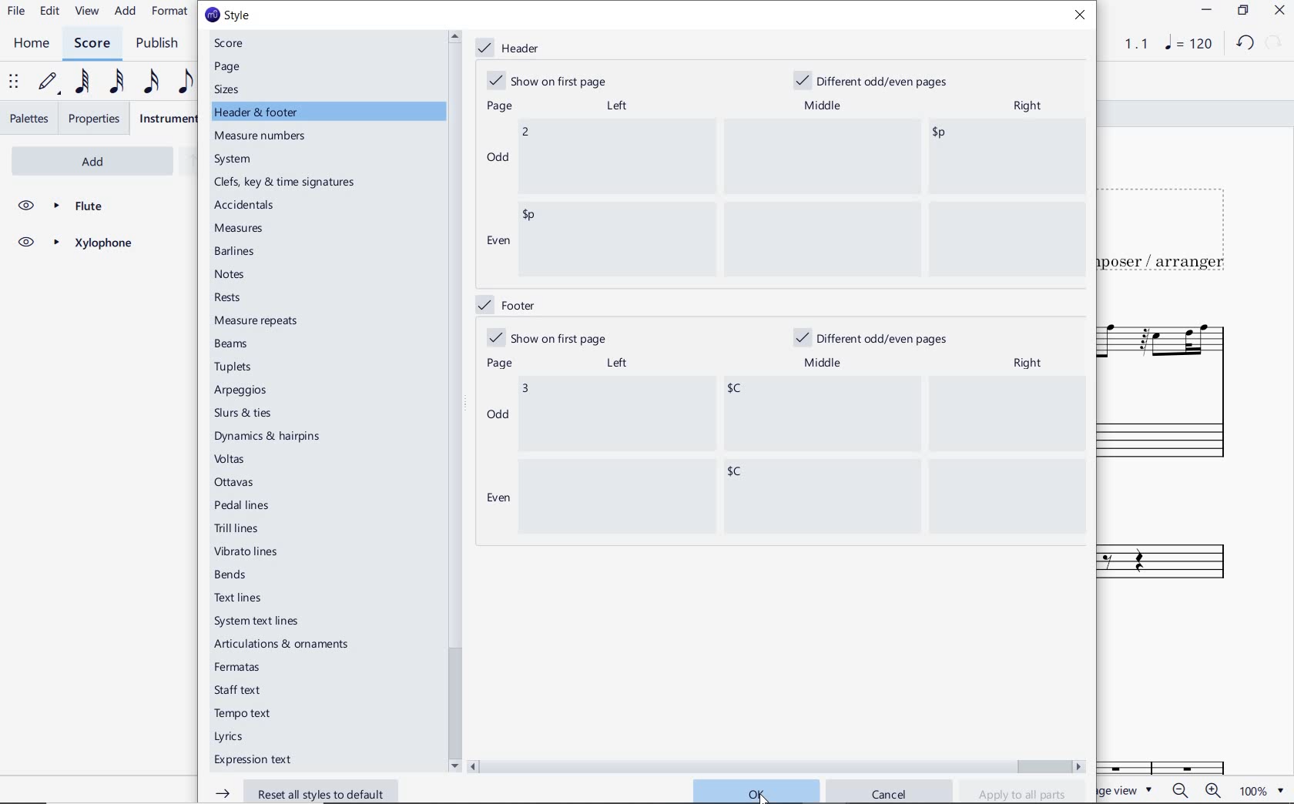  Describe the element at coordinates (227, 15) in the screenshot. I see `style` at that location.